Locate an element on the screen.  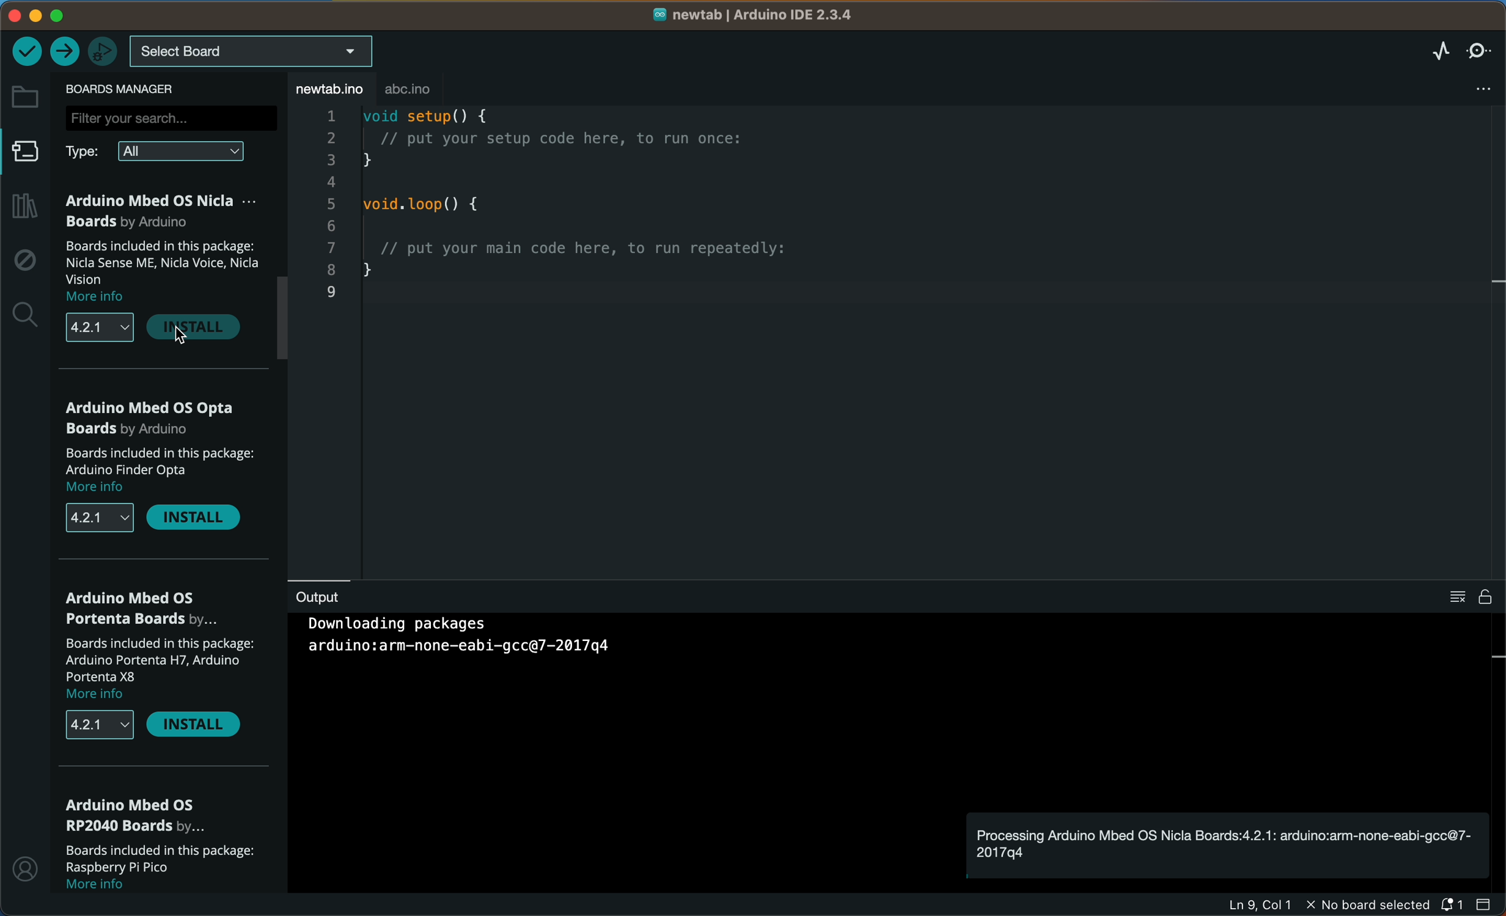
portenta boards is located at coordinates (139, 606).